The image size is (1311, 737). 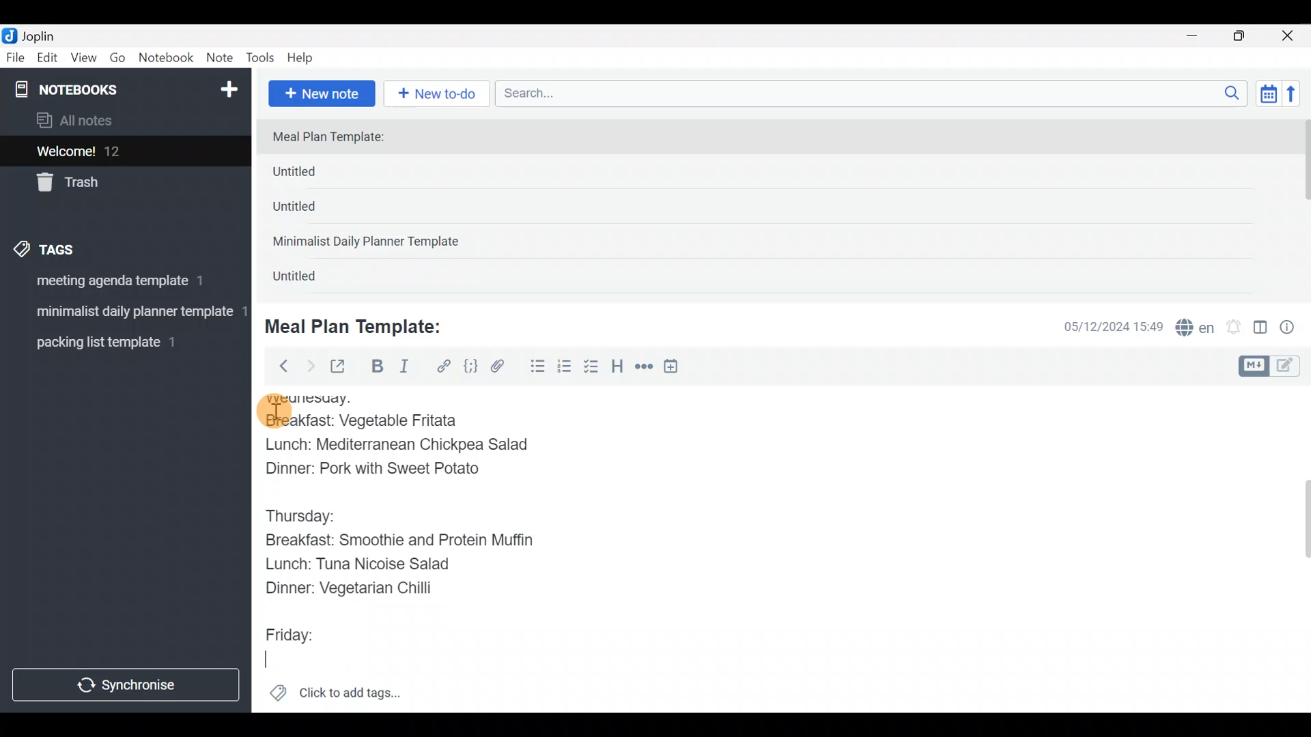 What do you see at coordinates (403, 369) in the screenshot?
I see `Italic` at bounding box center [403, 369].